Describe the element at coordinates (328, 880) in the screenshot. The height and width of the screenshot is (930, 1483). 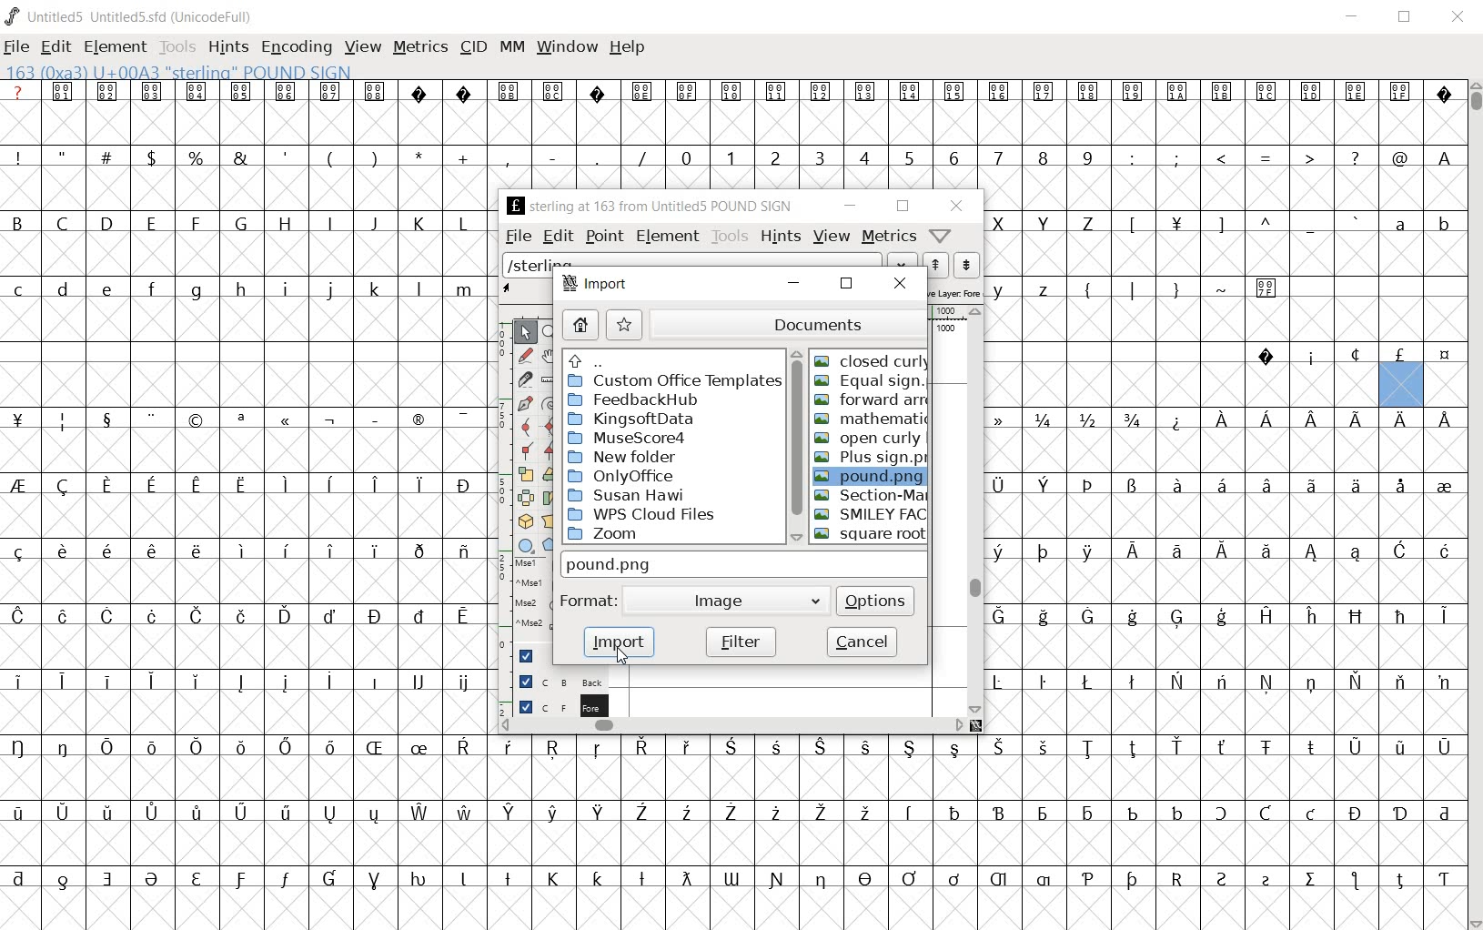
I see `Symbol` at that location.